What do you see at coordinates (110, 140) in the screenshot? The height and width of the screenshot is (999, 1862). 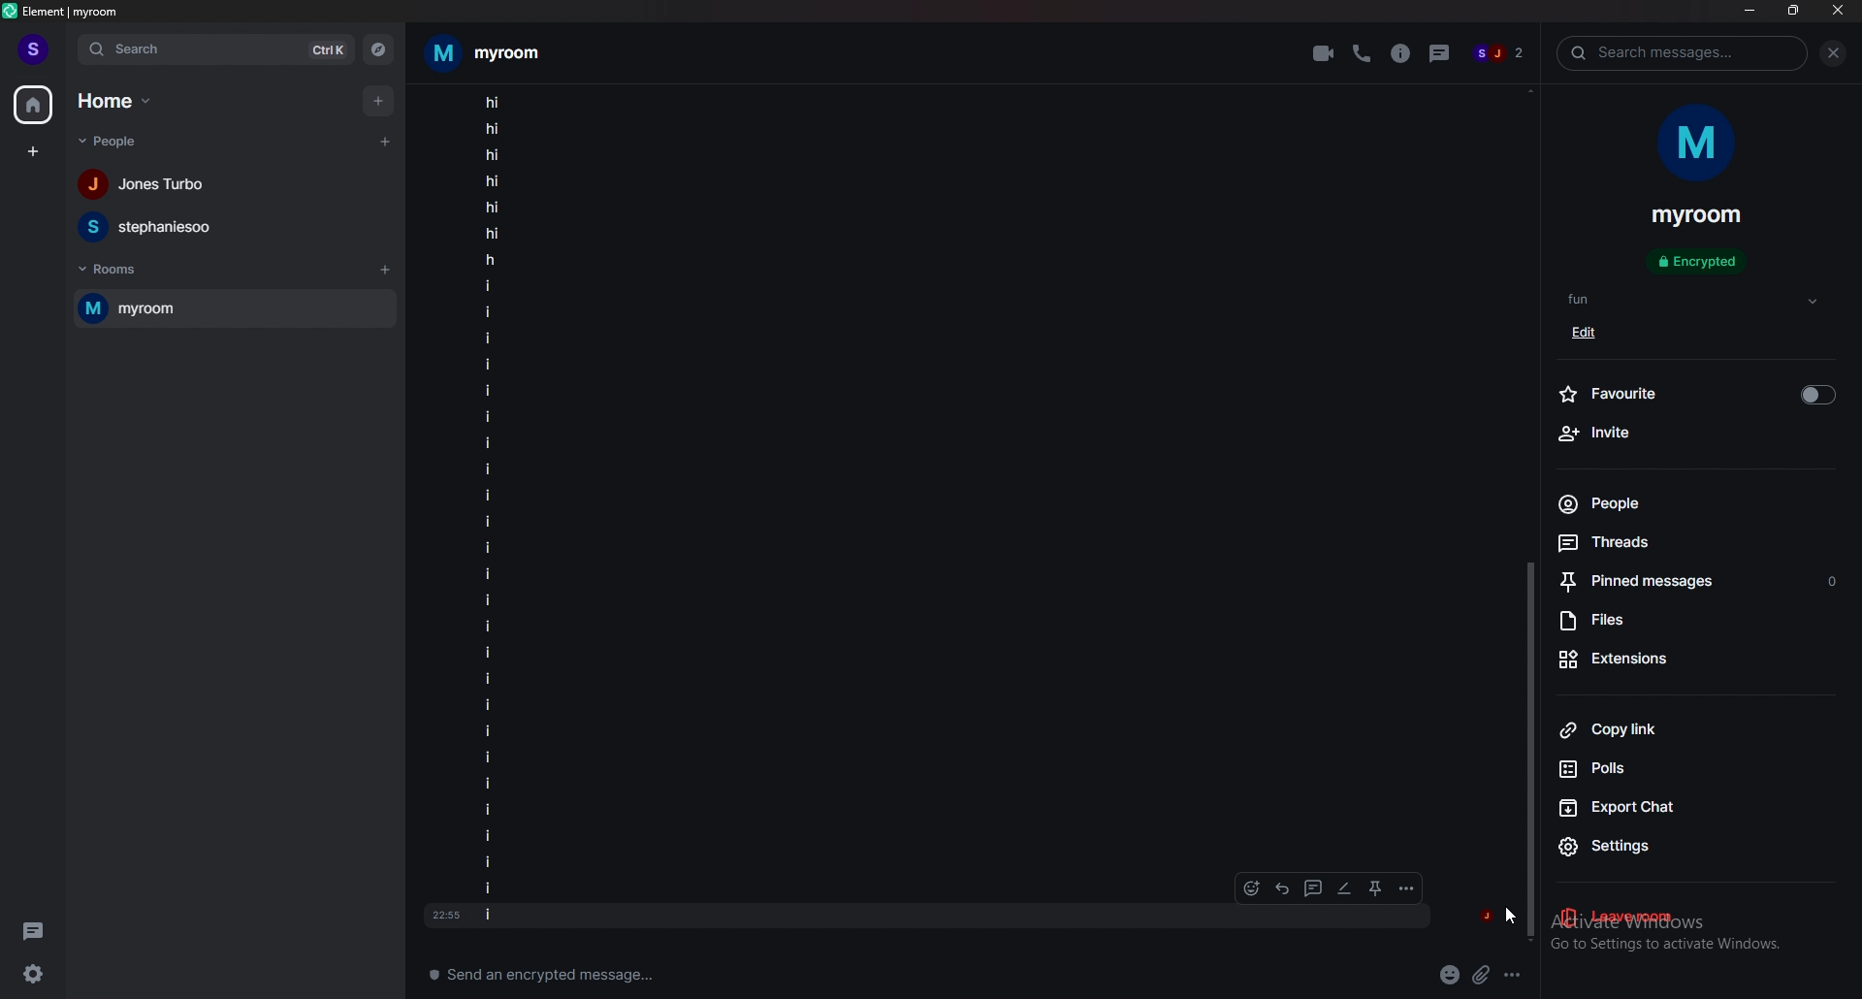 I see `people` at bounding box center [110, 140].